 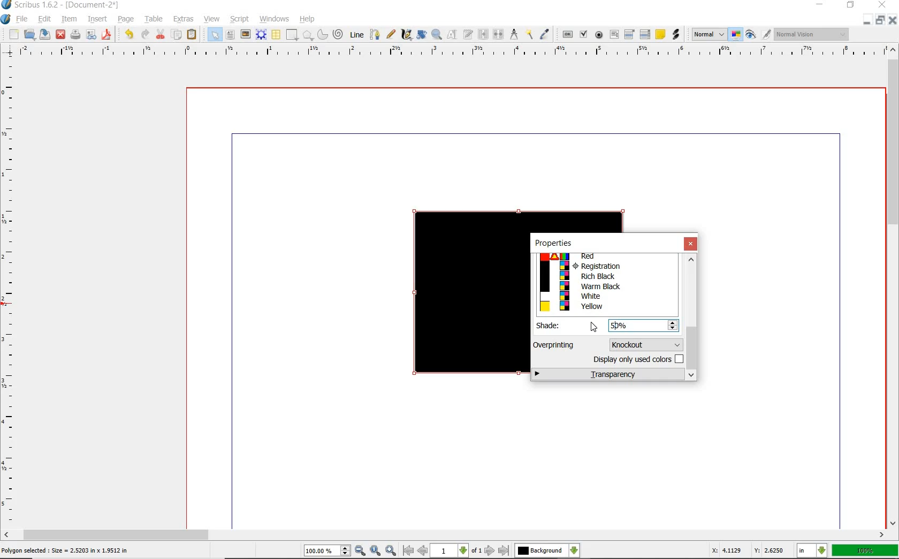 What do you see at coordinates (178, 34) in the screenshot?
I see `copy` at bounding box center [178, 34].